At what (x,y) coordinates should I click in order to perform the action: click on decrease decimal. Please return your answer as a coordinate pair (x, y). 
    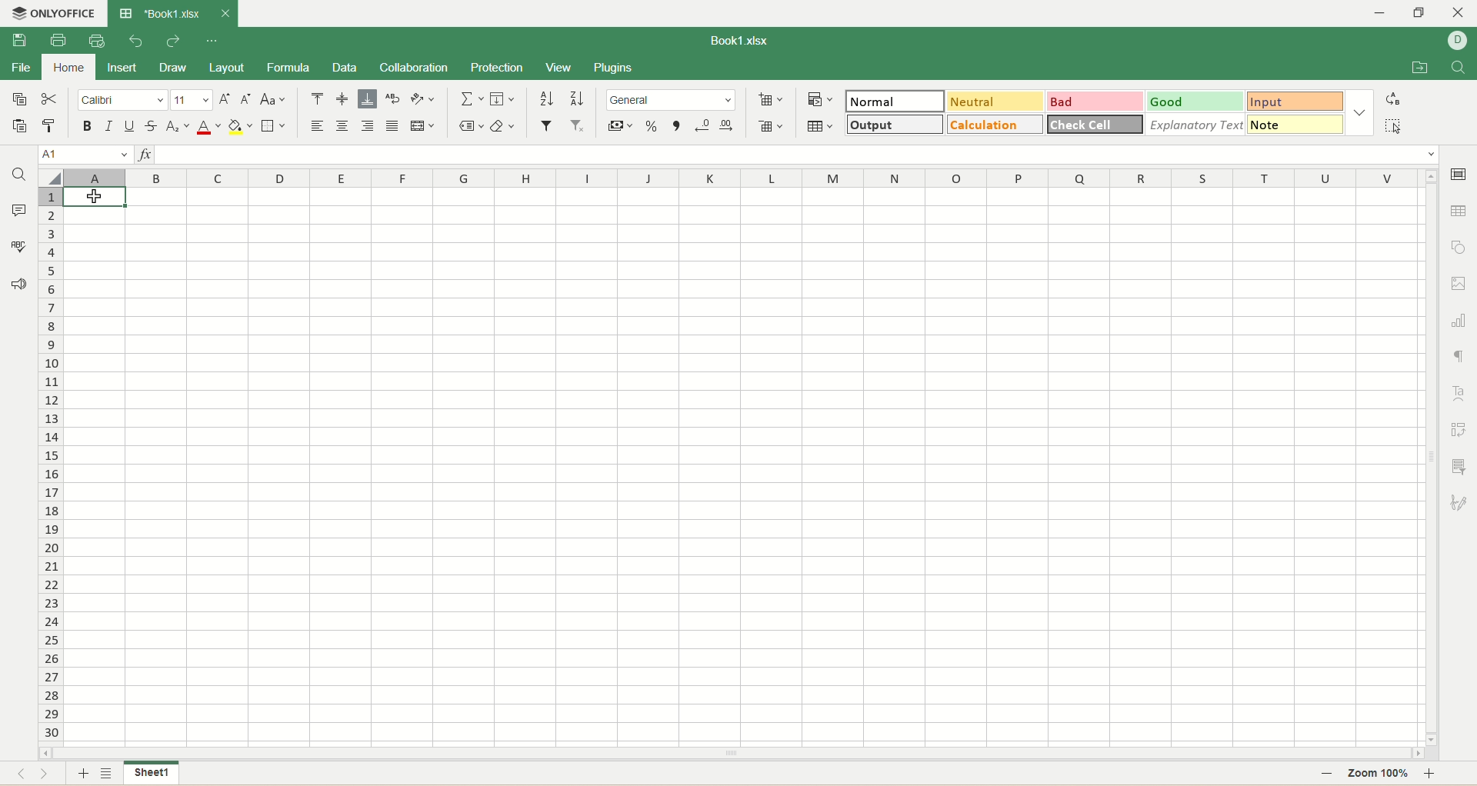
    Looking at the image, I should click on (699, 125).